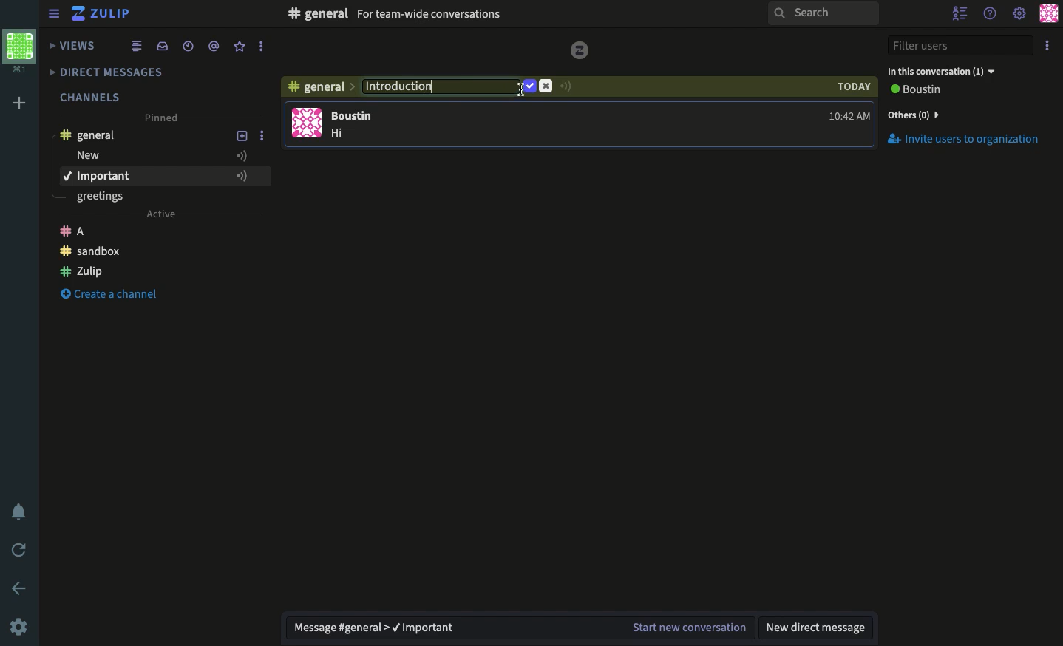  I want to click on Add, so click(240, 176).